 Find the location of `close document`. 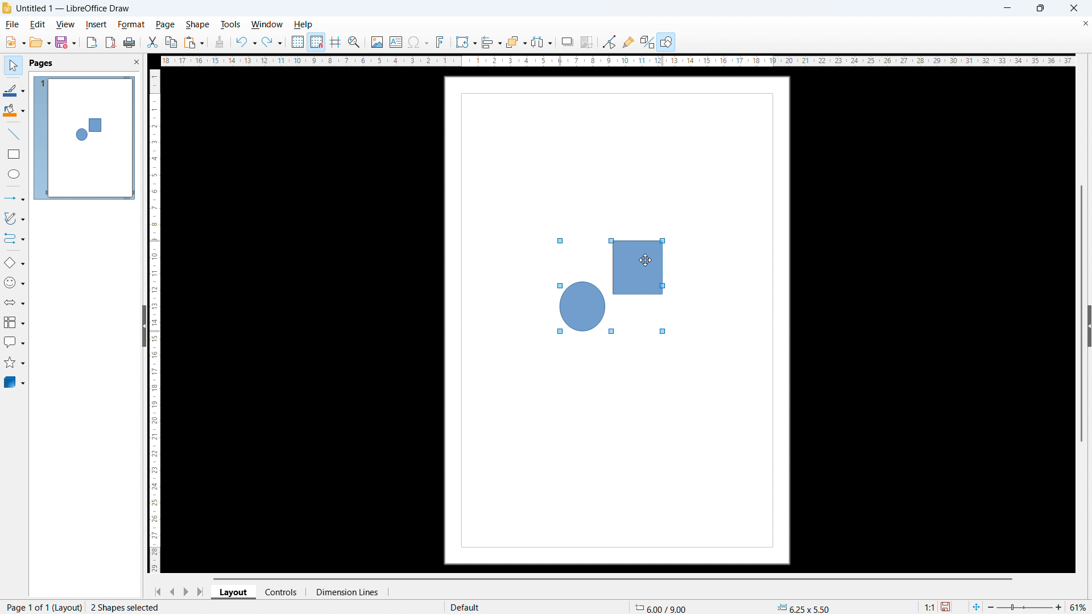

close document is located at coordinates (1085, 23).